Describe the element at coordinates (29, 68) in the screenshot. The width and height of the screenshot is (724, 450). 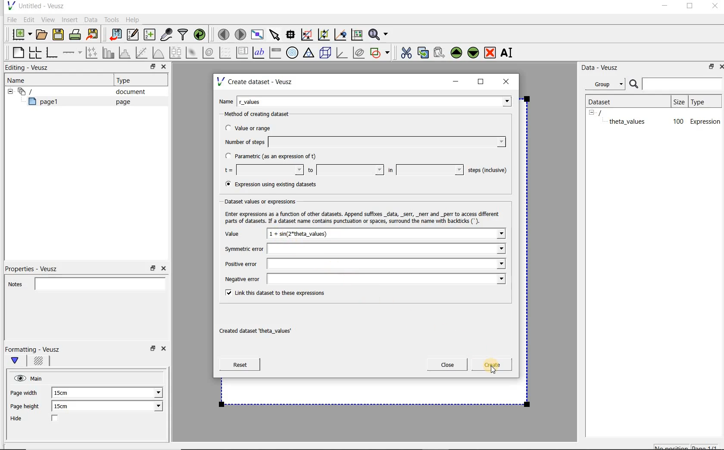
I see `Editing - Veusz` at that location.